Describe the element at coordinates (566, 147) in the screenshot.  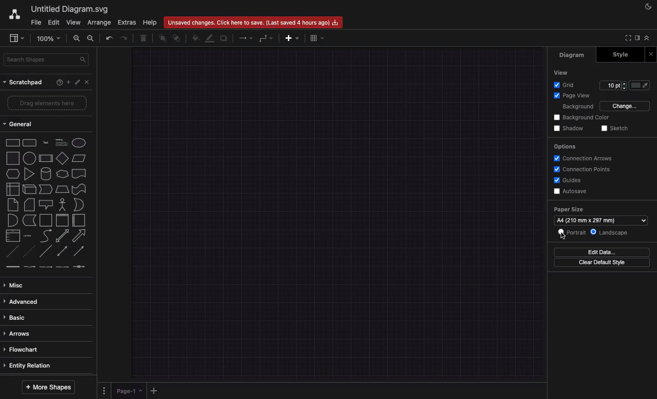
I see `Options` at that location.